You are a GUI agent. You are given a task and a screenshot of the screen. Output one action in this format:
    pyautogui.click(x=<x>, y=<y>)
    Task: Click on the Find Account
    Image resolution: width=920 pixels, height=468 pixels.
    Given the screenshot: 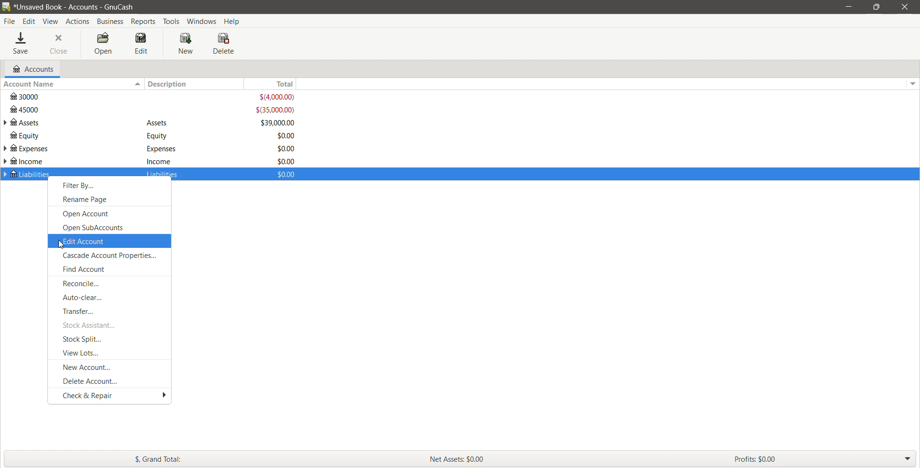 What is the action you would take?
    pyautogui.click(x=90, y=270)
    